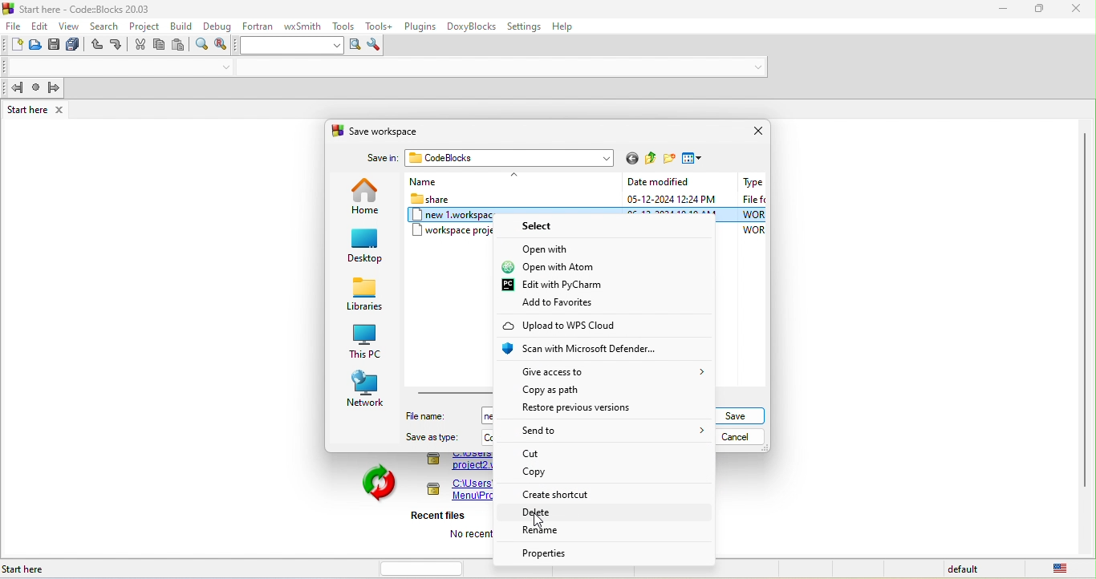  What do you see at coordinates (432, 438) in the screenshot?
I see `save as type` at bounding box center [432, 438].